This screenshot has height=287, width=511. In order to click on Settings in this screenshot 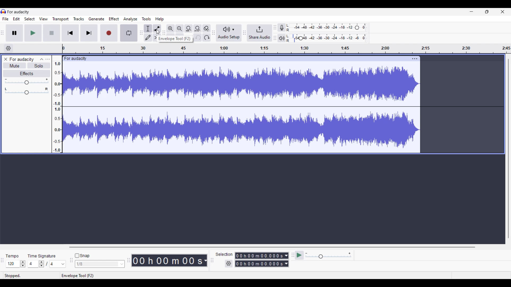, I will do `click(229, 264)`.